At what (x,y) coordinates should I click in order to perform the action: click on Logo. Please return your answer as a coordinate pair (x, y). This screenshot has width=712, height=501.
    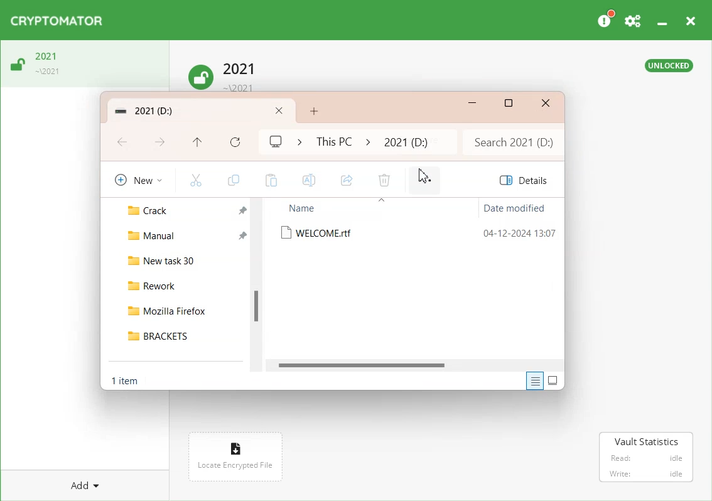
    Looking at the image, I should click on (57, 21).